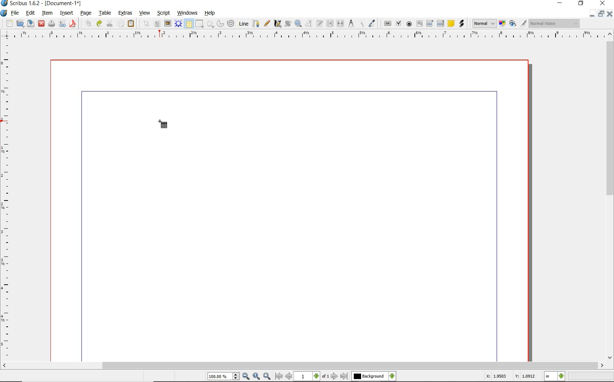 The height and width of the screenshot is (382, 614). What do you see at coordinates (513, 24) in the screenshot?
I see `preview mode` at bounding box center [513, 24].